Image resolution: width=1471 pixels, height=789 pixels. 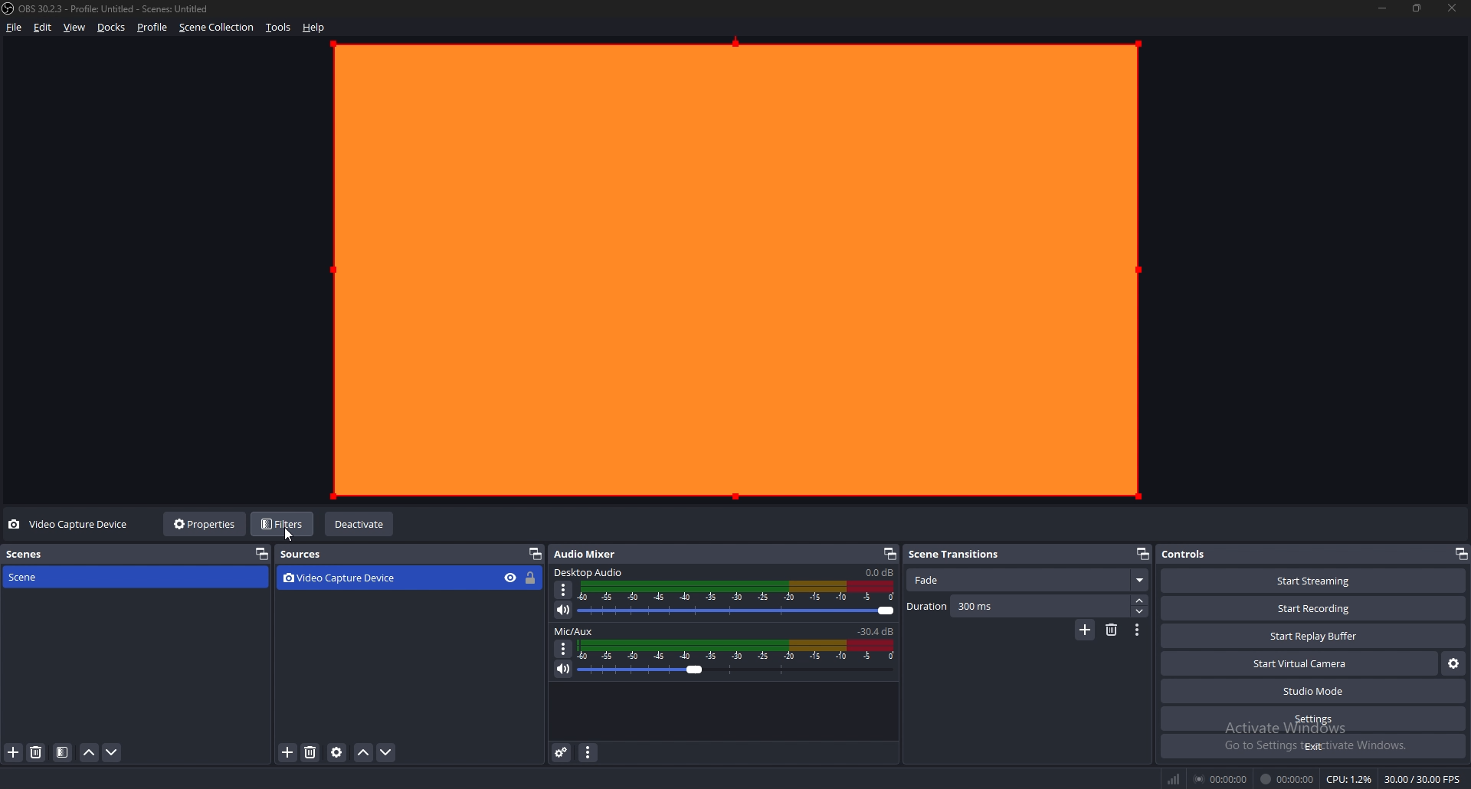 I want to click on resize, so click(x=1417, y=8).